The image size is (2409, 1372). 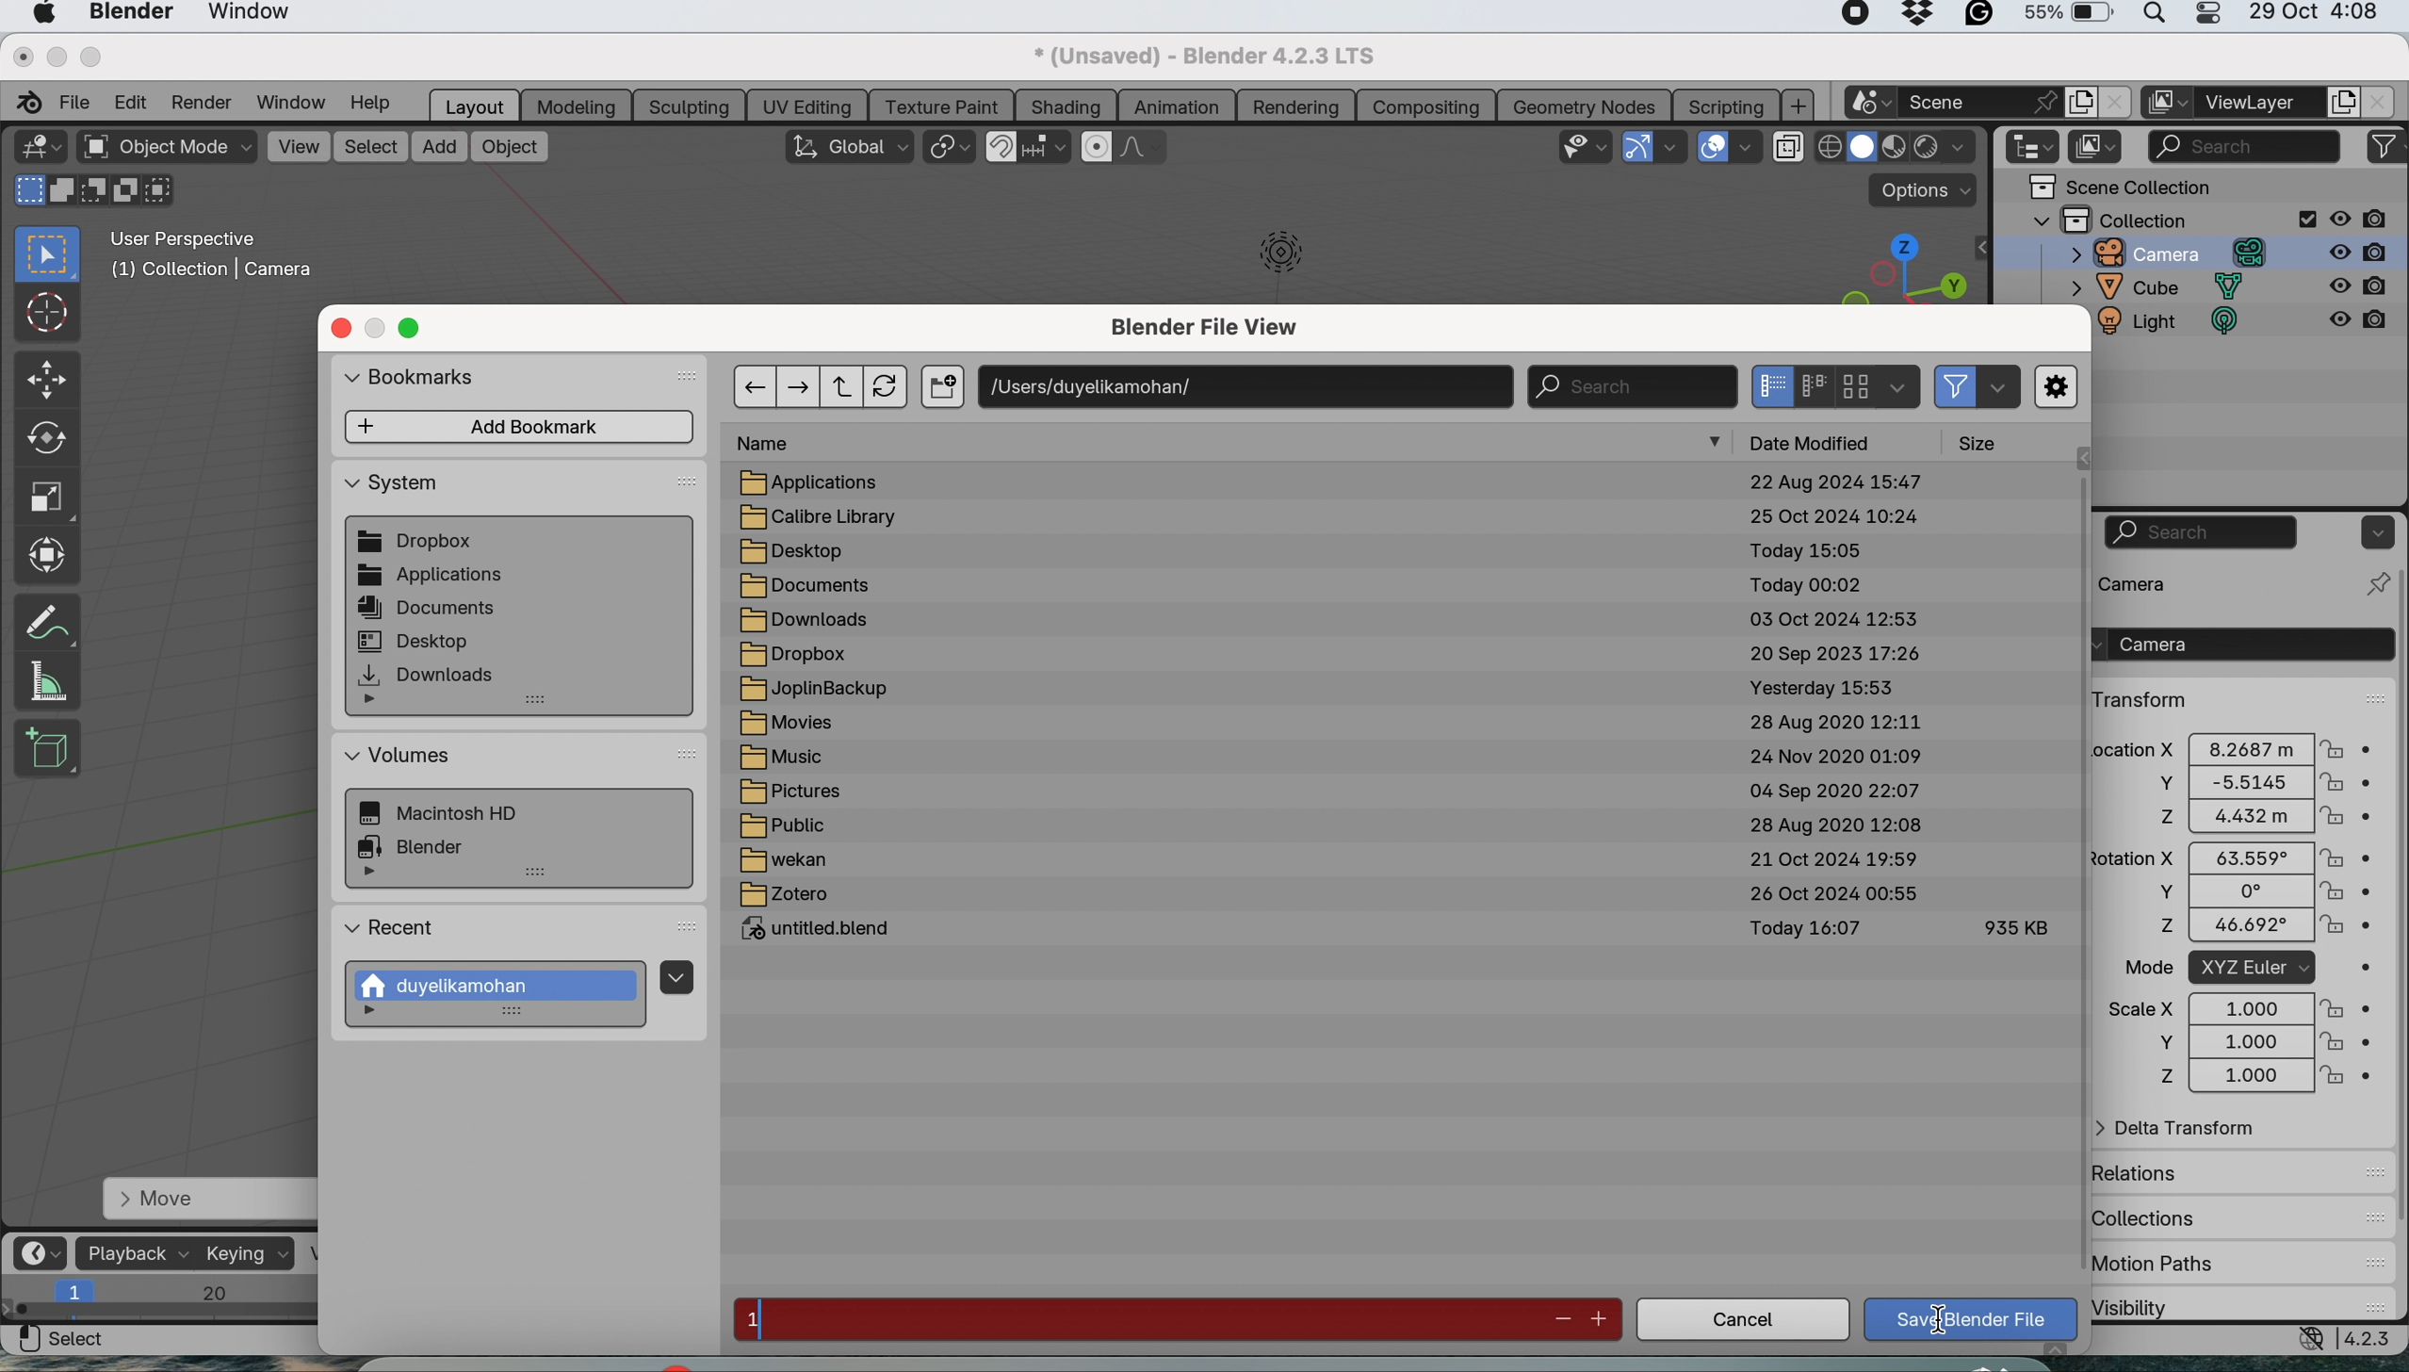 I want to click on show gizmos, so click(x=1636, y=147).